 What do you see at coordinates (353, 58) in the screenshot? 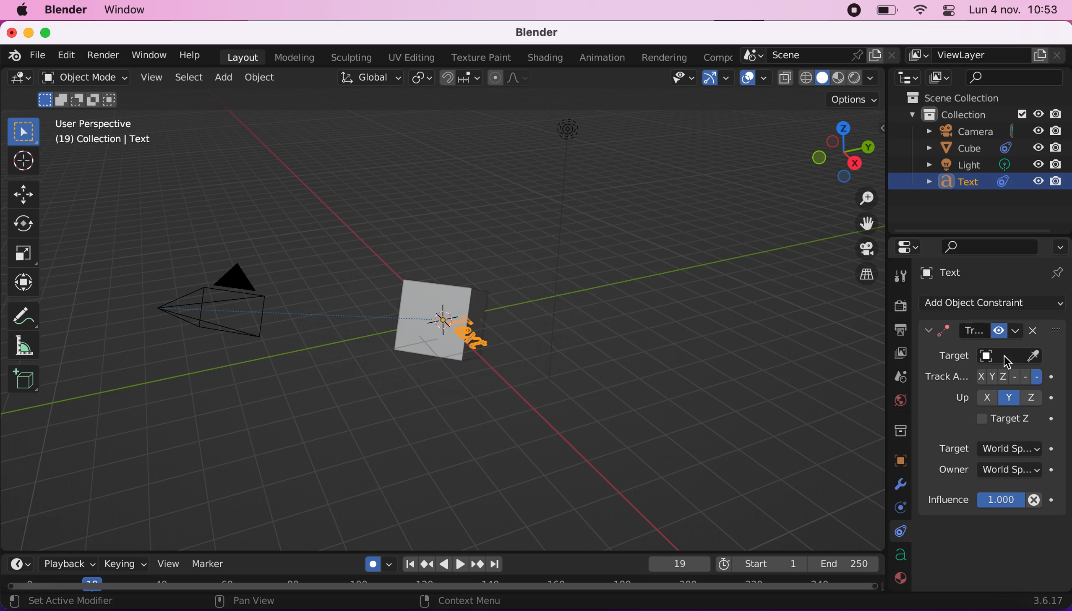
I see `sculpting` at bounding box center [353, 58].